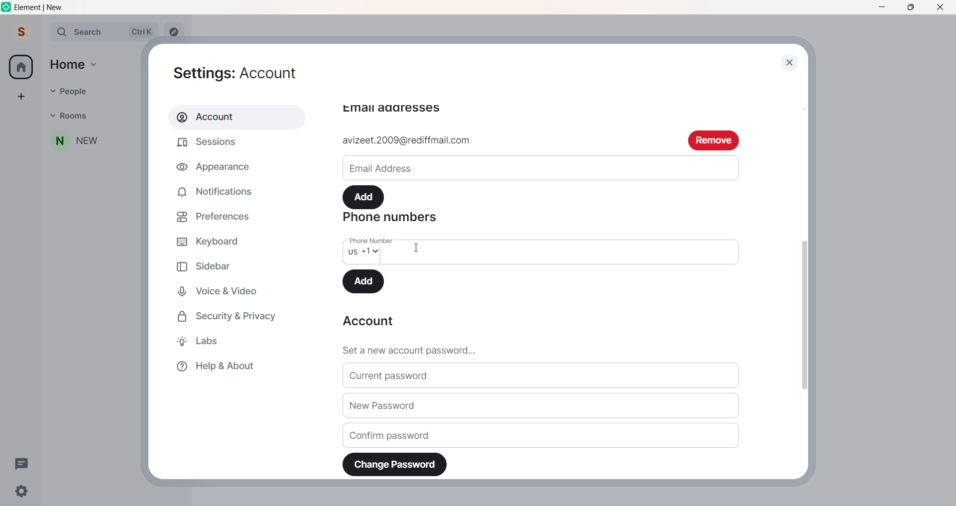 The width and height of the screenshot is (956, 506). I want to click on Home dropdown, so click(95, 63).